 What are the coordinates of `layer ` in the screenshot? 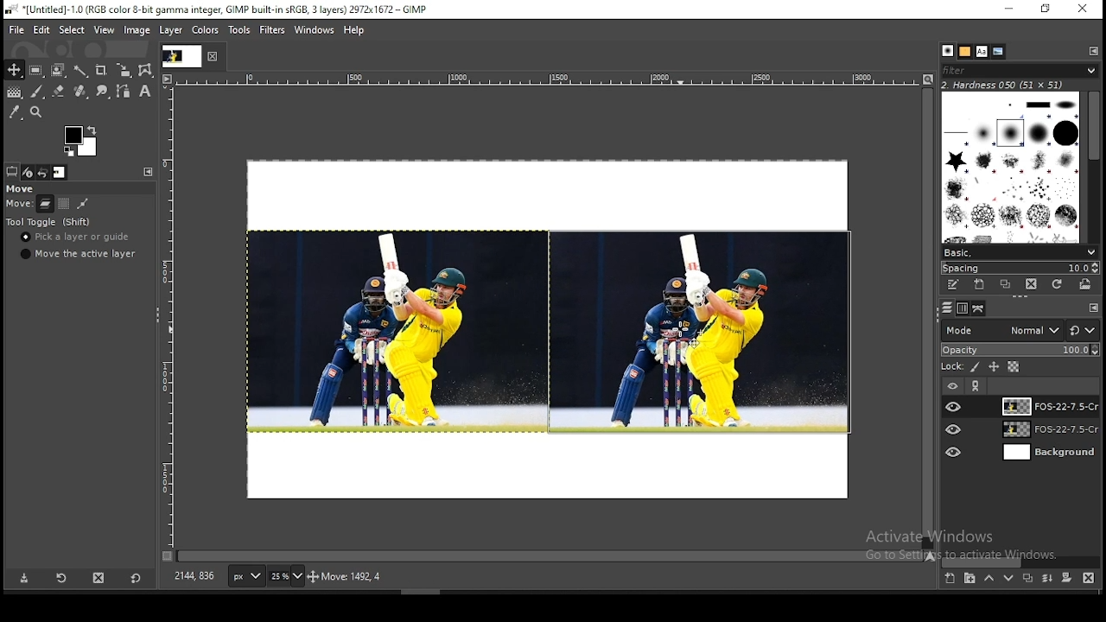 It's located at (1047, 431).